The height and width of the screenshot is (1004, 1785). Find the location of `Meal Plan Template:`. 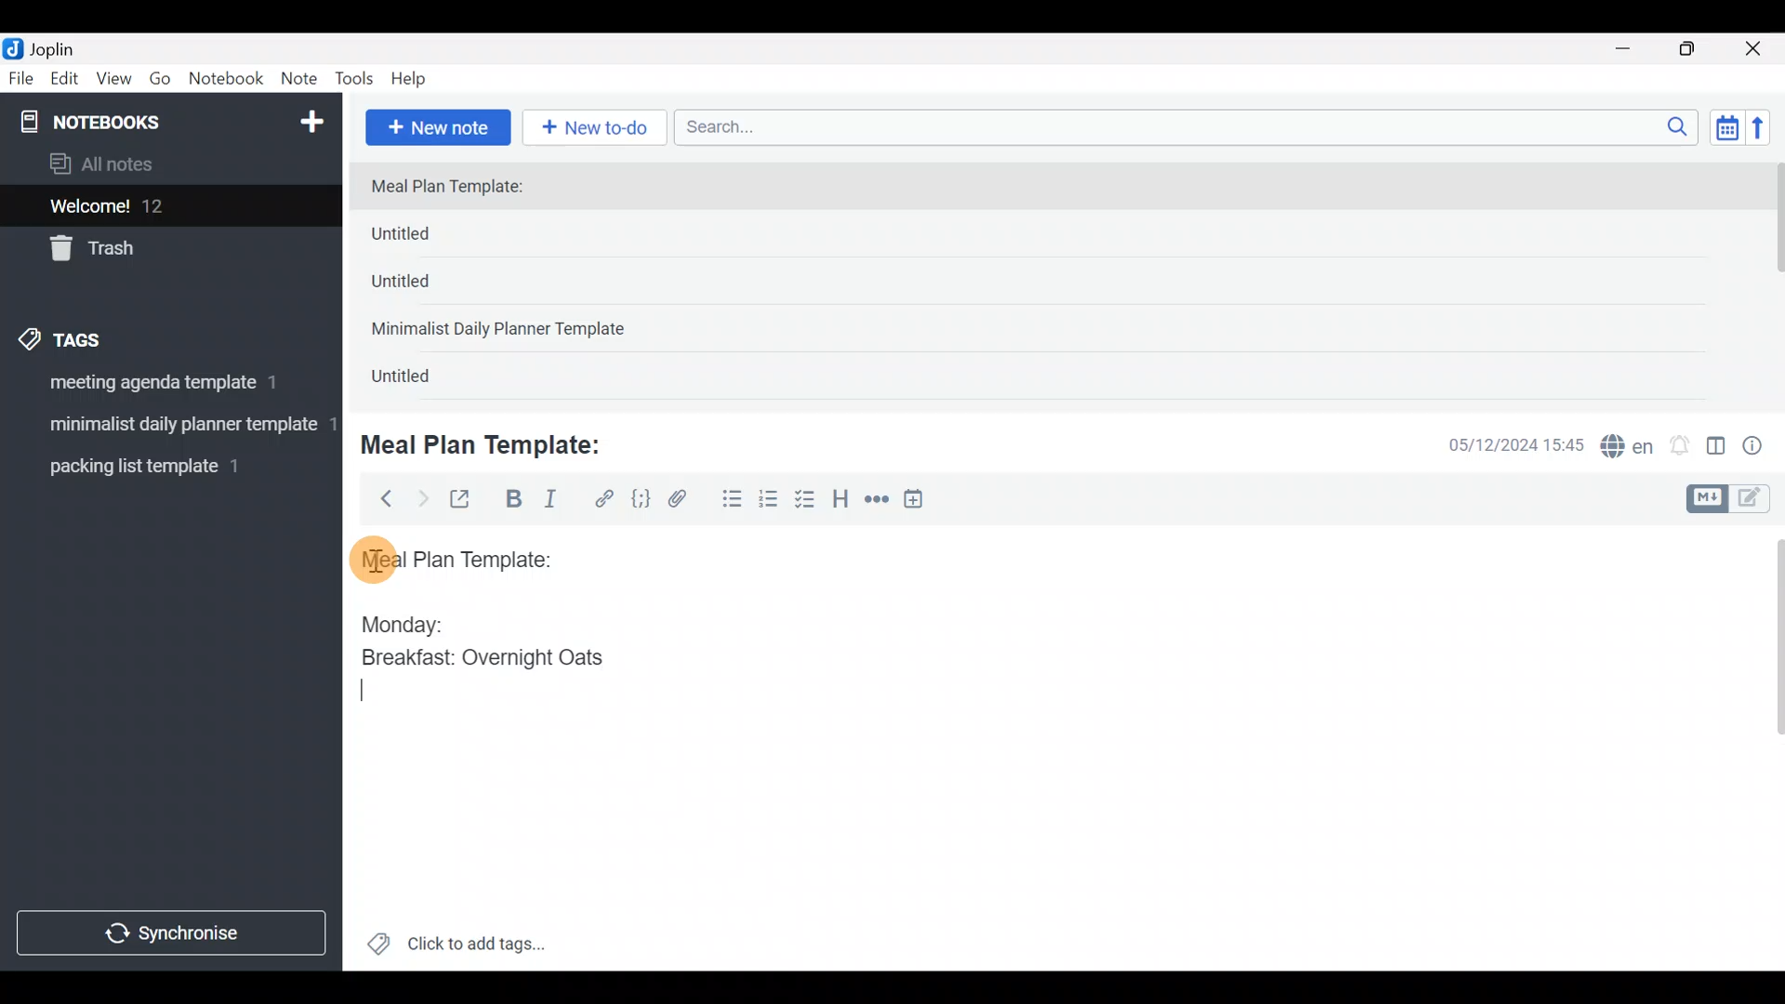

Meal Plan Template: is located at coordinates (493, 443).